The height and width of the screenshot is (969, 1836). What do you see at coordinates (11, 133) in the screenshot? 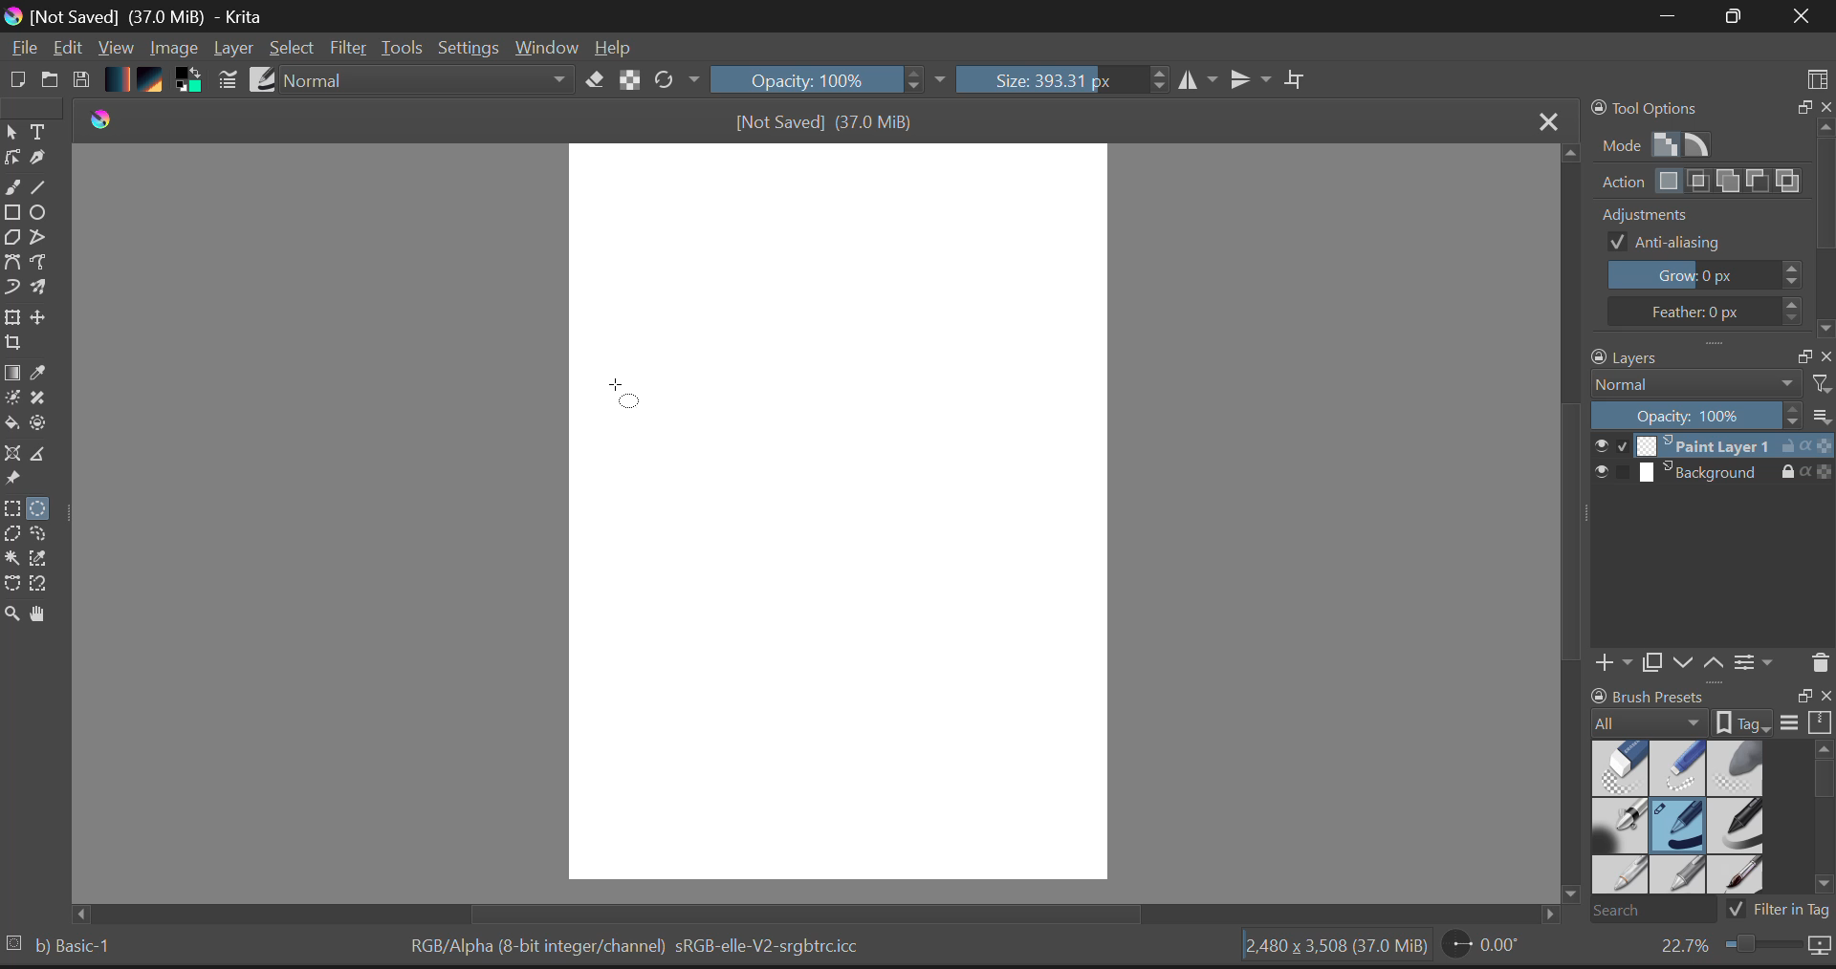
I see `Select` at bounding box center [11, 133].